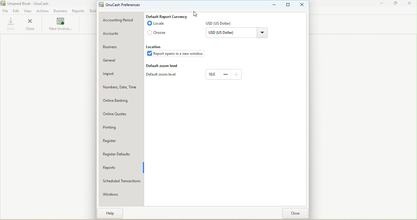 This screenshot has width=417, height=220. I want to click on File, so click(5, 11).